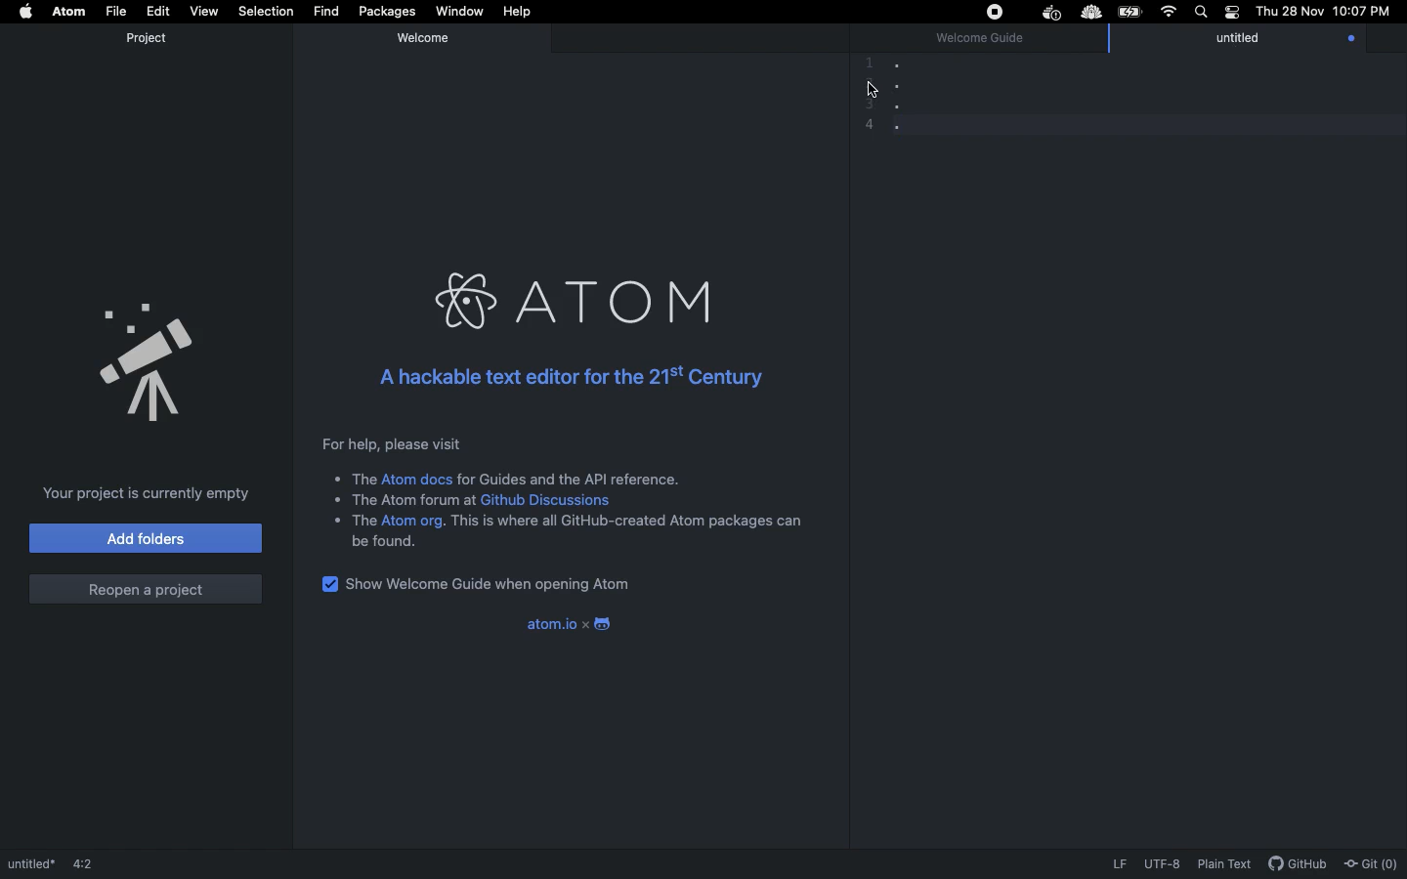 The height and width of the screenshot is (879, 1407). Describe the element at coordinates (385, 12) in the screenshot. I see `Packages` at that location.